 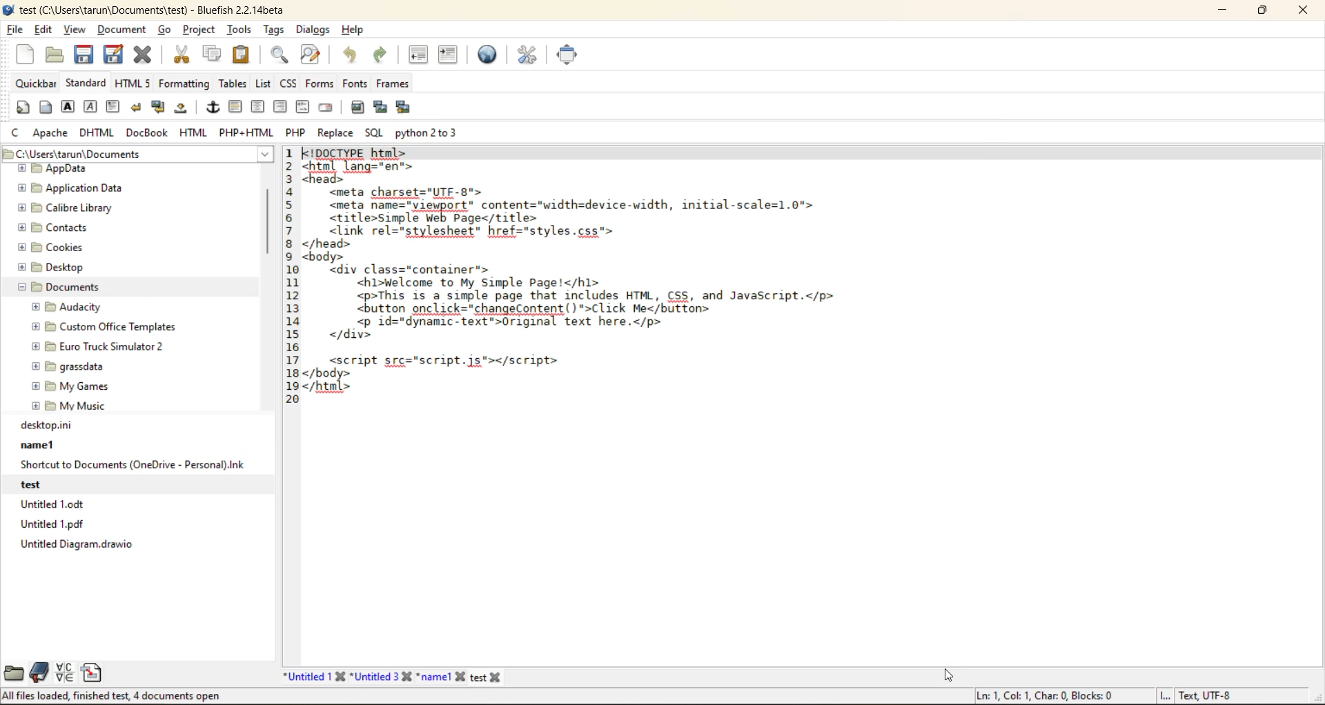 I want to click on line number, so click(x=288, y=404).